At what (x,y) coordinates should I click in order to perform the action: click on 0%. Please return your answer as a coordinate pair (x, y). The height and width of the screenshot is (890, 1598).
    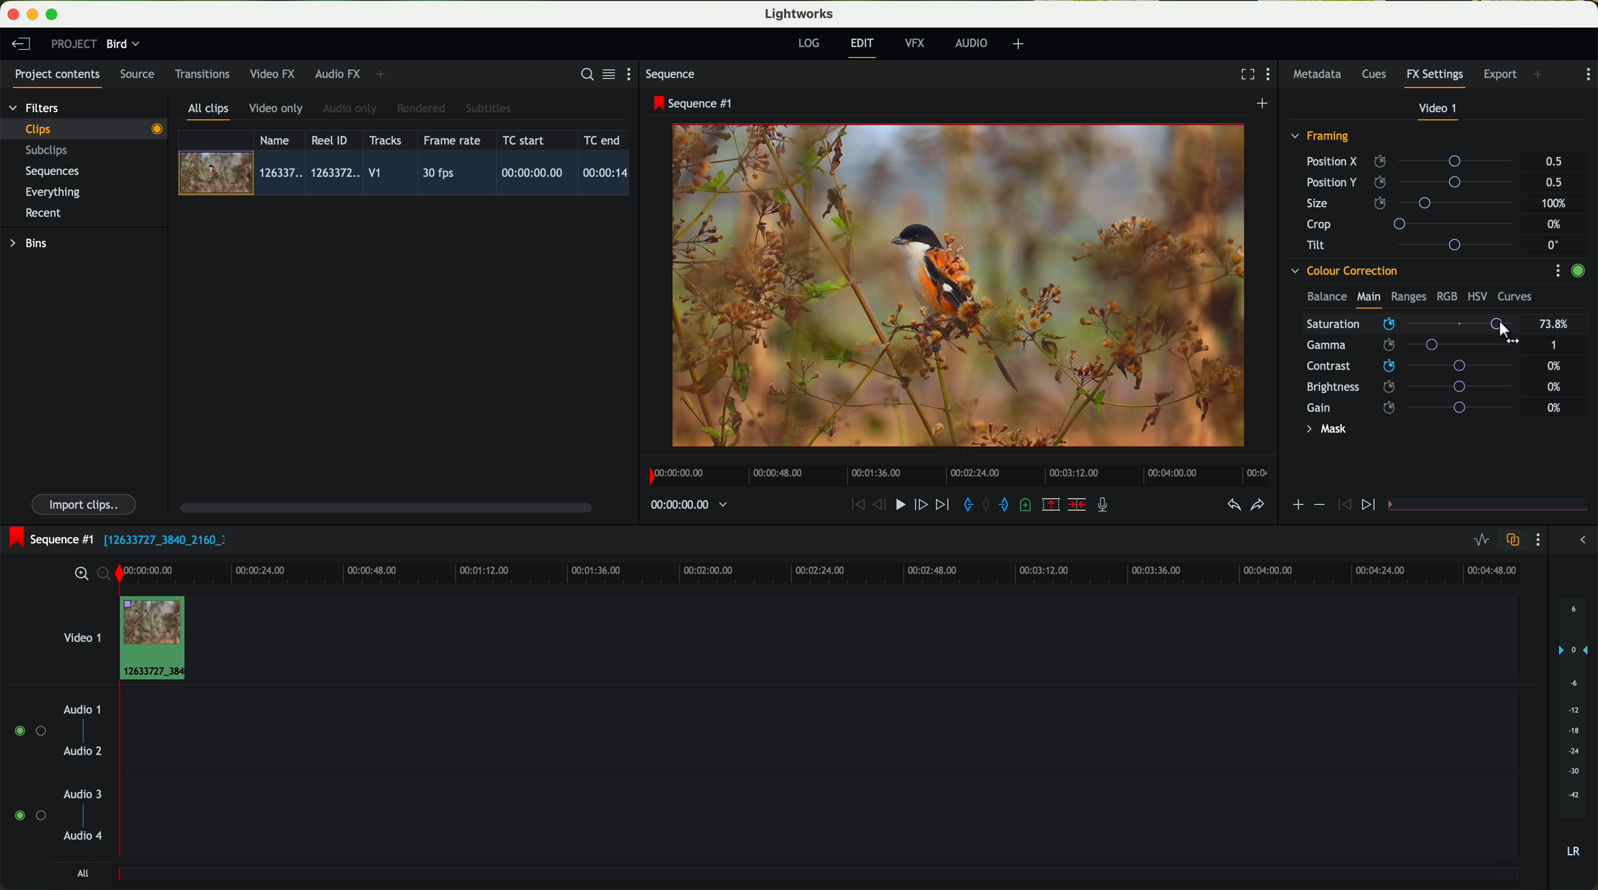
    Looking at the image, I should click on (1556, 366).